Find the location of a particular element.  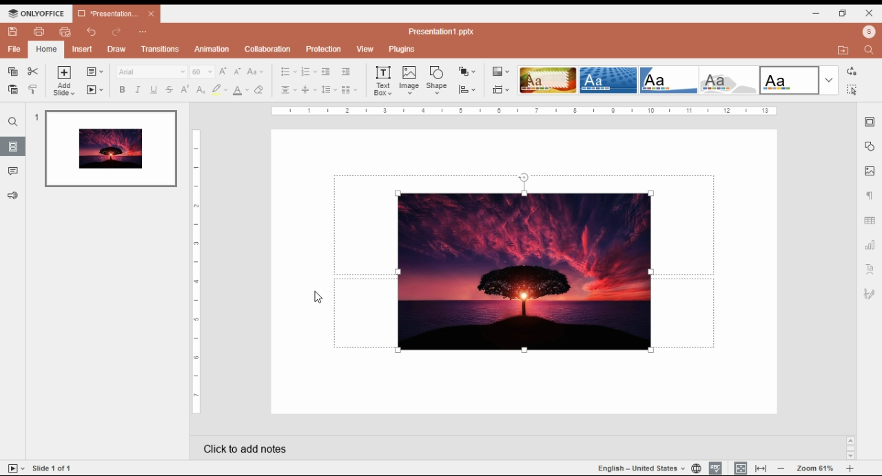

start slideshow is located at coordinates (96, 89).